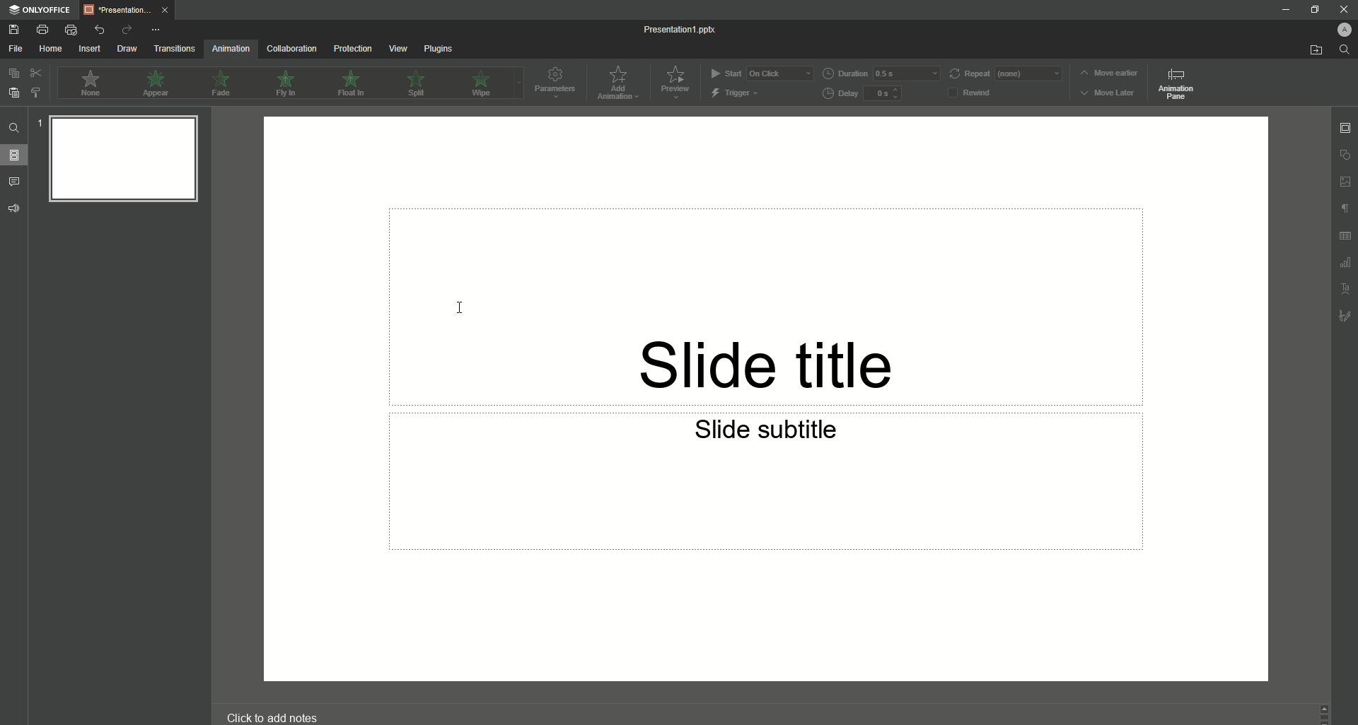 The image size is (1358, 725). I want to click on View, so click(396, 48).